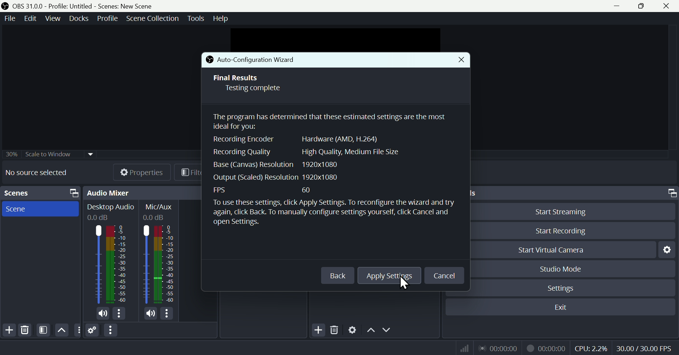  What do you see at coordinates (11, 18) in the screenshot?
I see `File` at bounding box center [11, 18].